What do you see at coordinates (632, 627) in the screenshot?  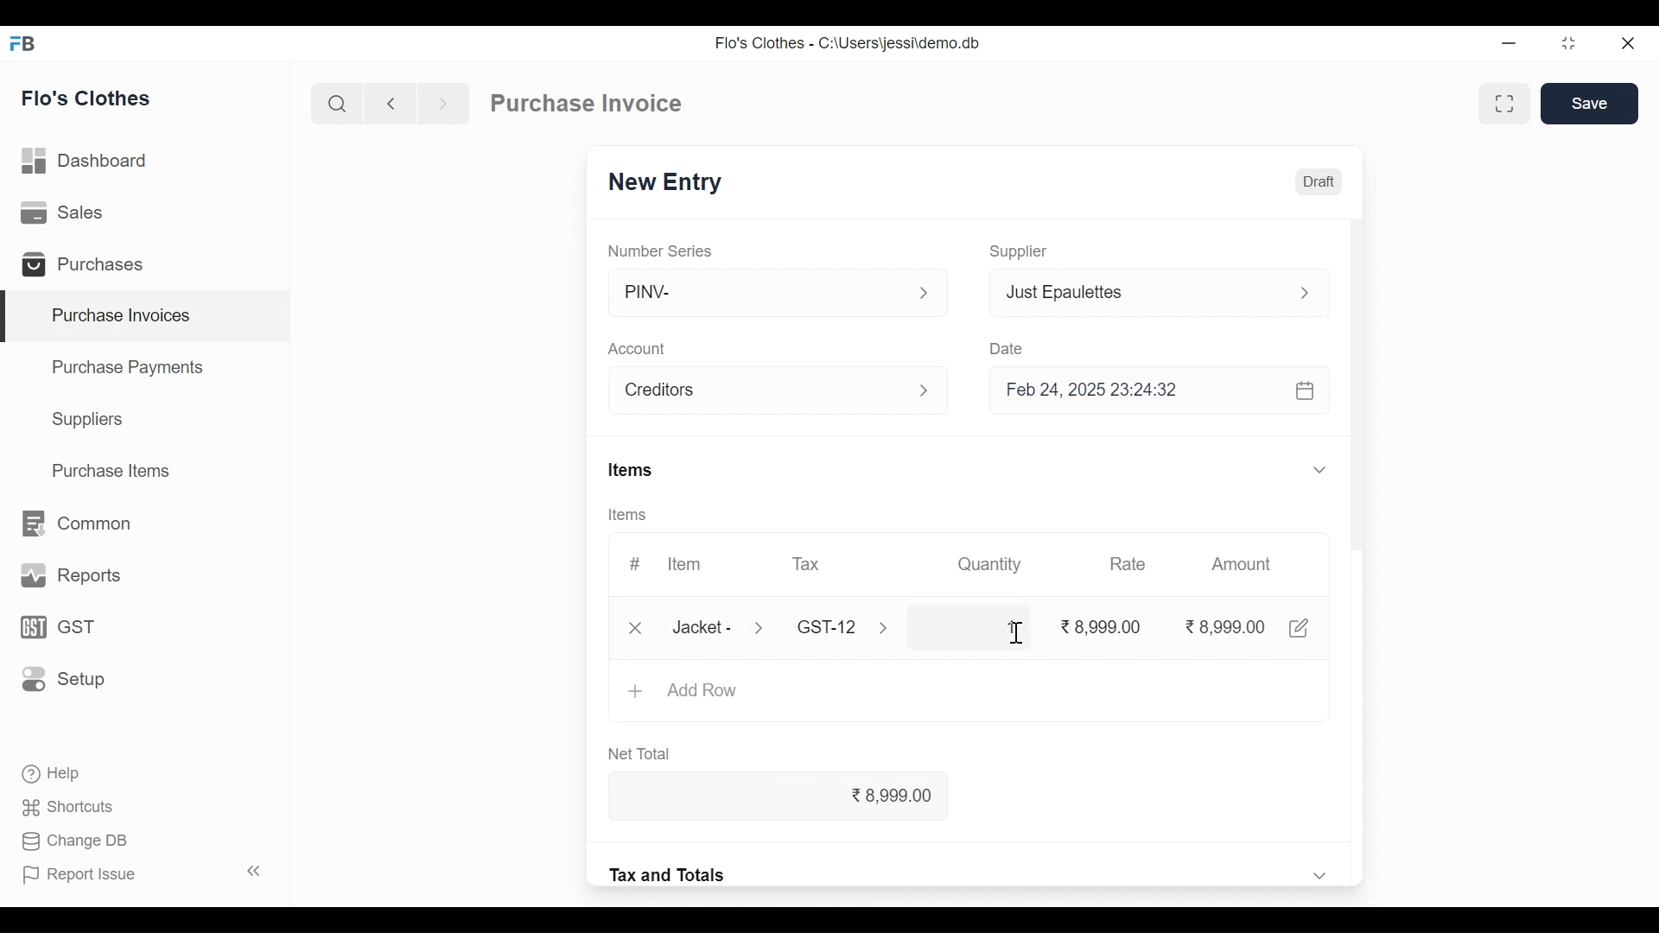 I see `Close` at bounding box center [632, 627].